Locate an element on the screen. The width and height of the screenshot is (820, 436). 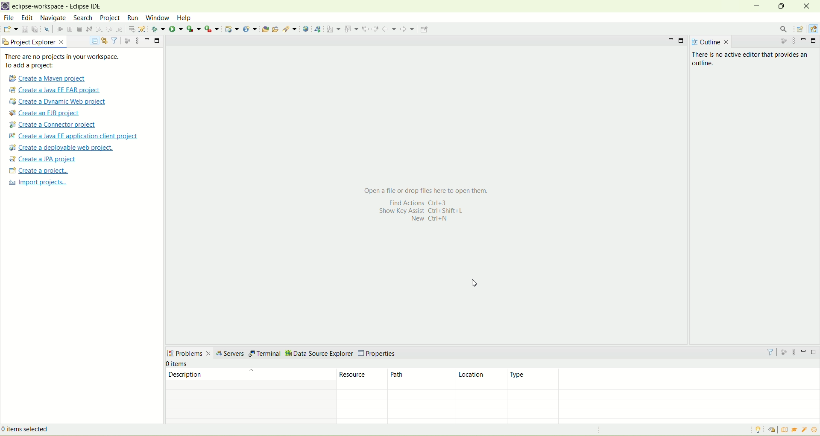
Open a file or drop files here to open them. is located at coordinates (430, 190).